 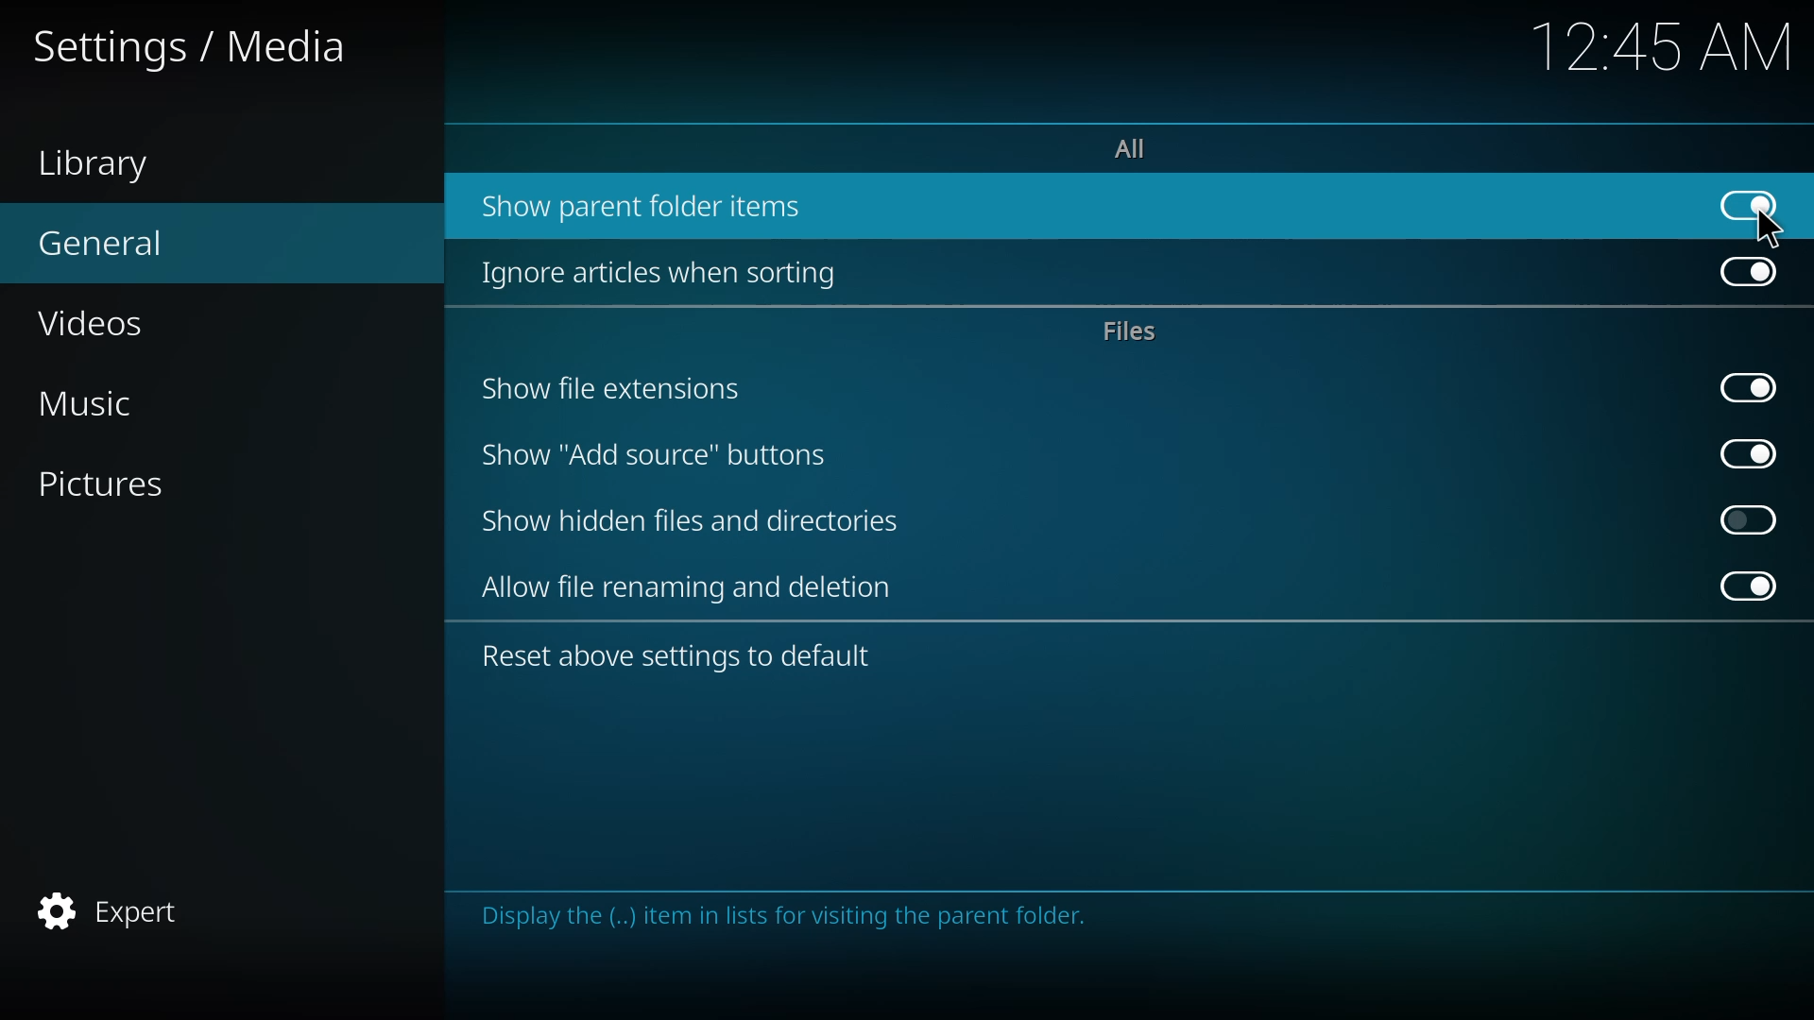 I want to click on time, so click(x=1658, y=46).